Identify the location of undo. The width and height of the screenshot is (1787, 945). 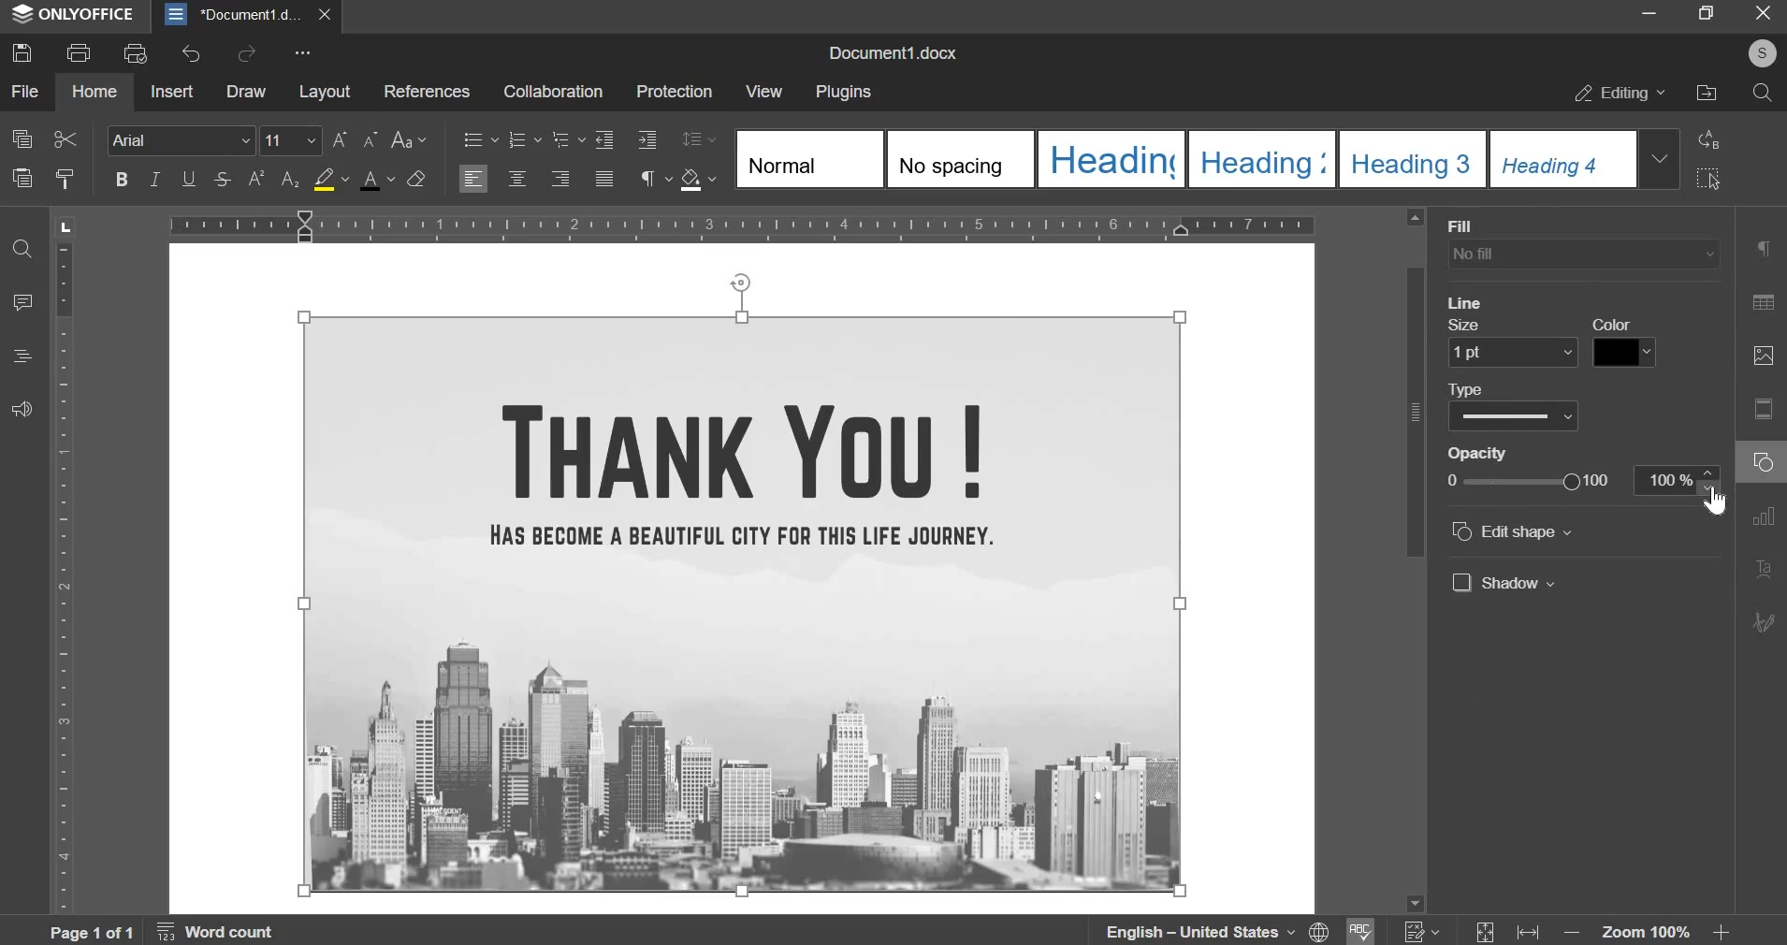
(189, 53).